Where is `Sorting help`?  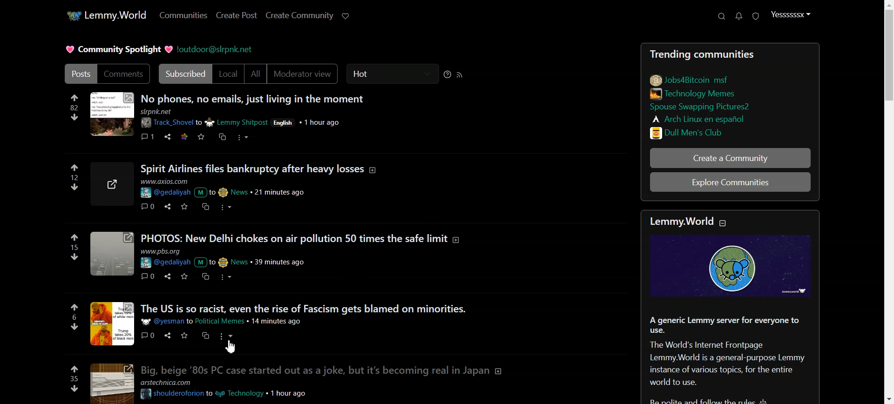
Sorting help is located at coordinates (447, 74).